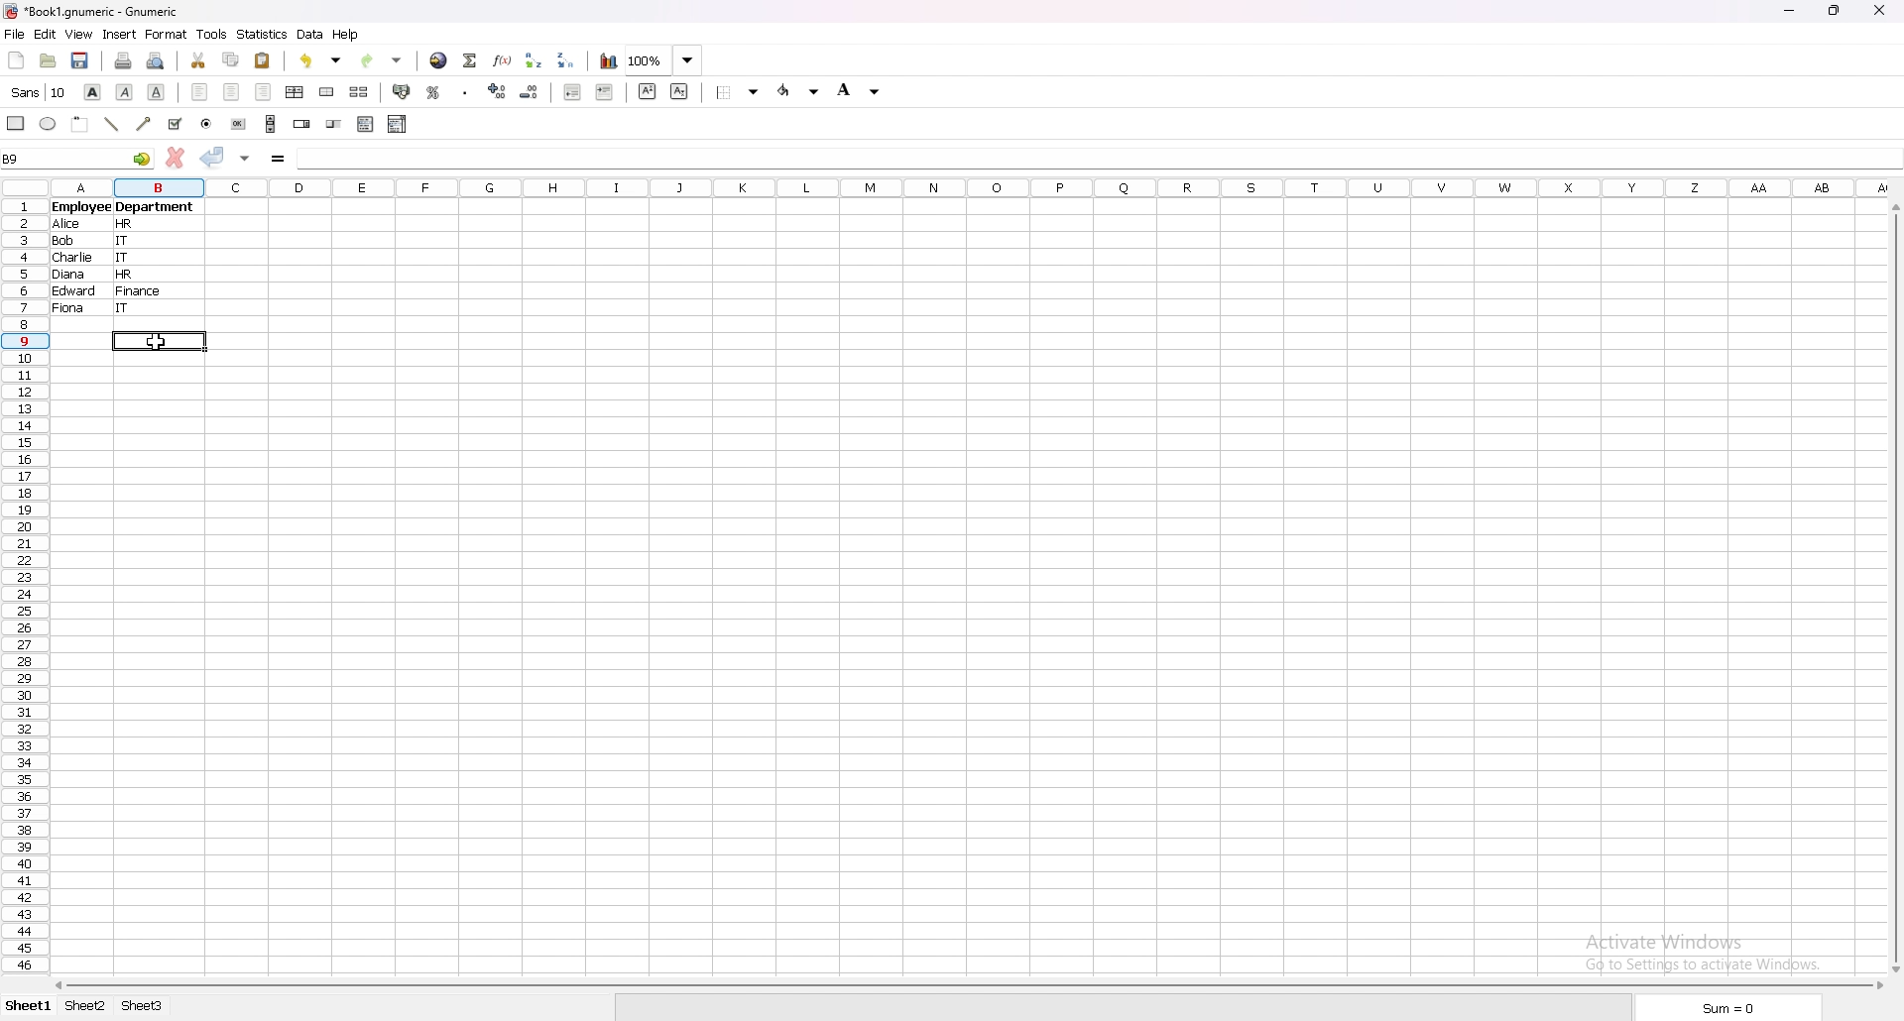  I want to click on hr, so click(123, 277).